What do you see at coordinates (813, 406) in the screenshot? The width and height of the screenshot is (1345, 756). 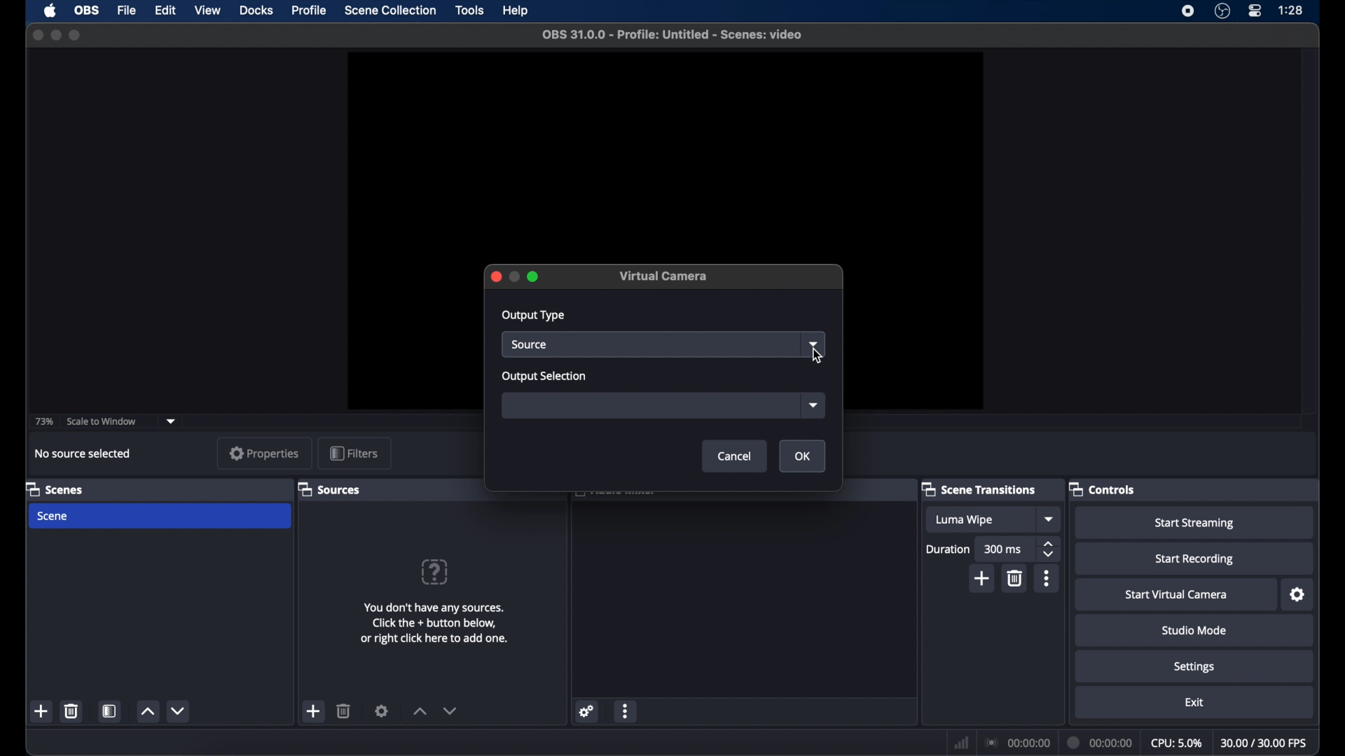 I see `dropdown` at bounding box center [813, 406].